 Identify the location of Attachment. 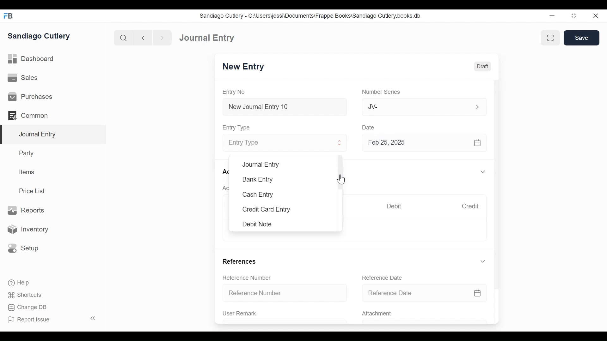
(378, 314).